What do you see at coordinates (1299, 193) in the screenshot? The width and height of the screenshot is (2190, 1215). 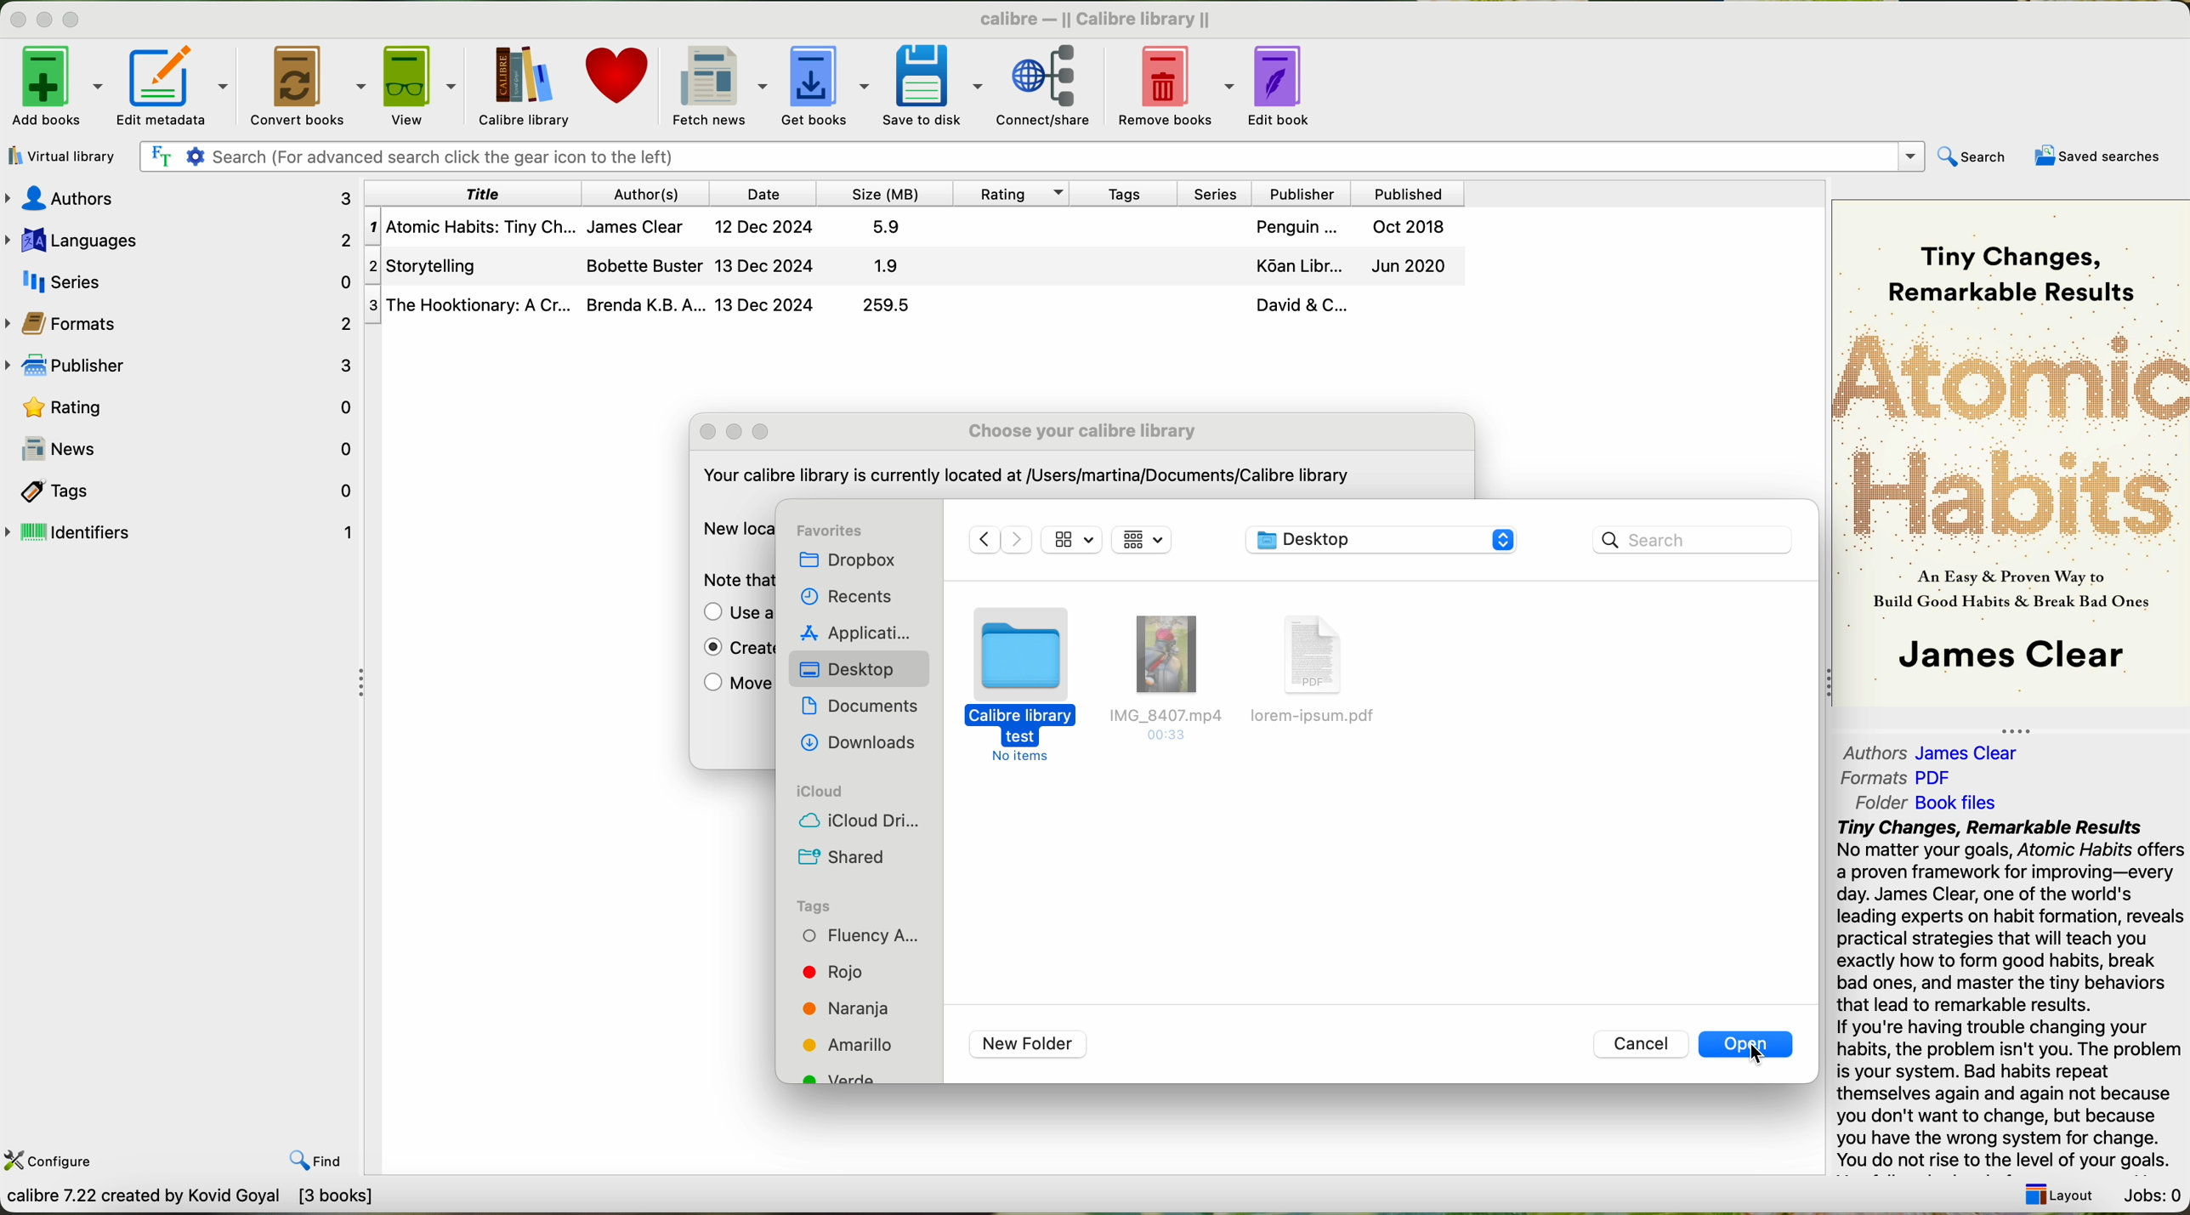 I see `publisher` at bounding box center [1299, 193].